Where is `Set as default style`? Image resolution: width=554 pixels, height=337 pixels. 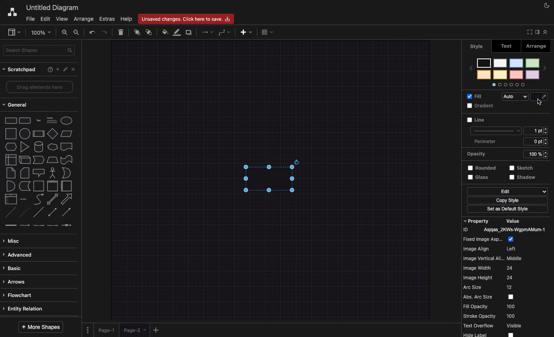 Set as default style is located at coordinates (508, 210).